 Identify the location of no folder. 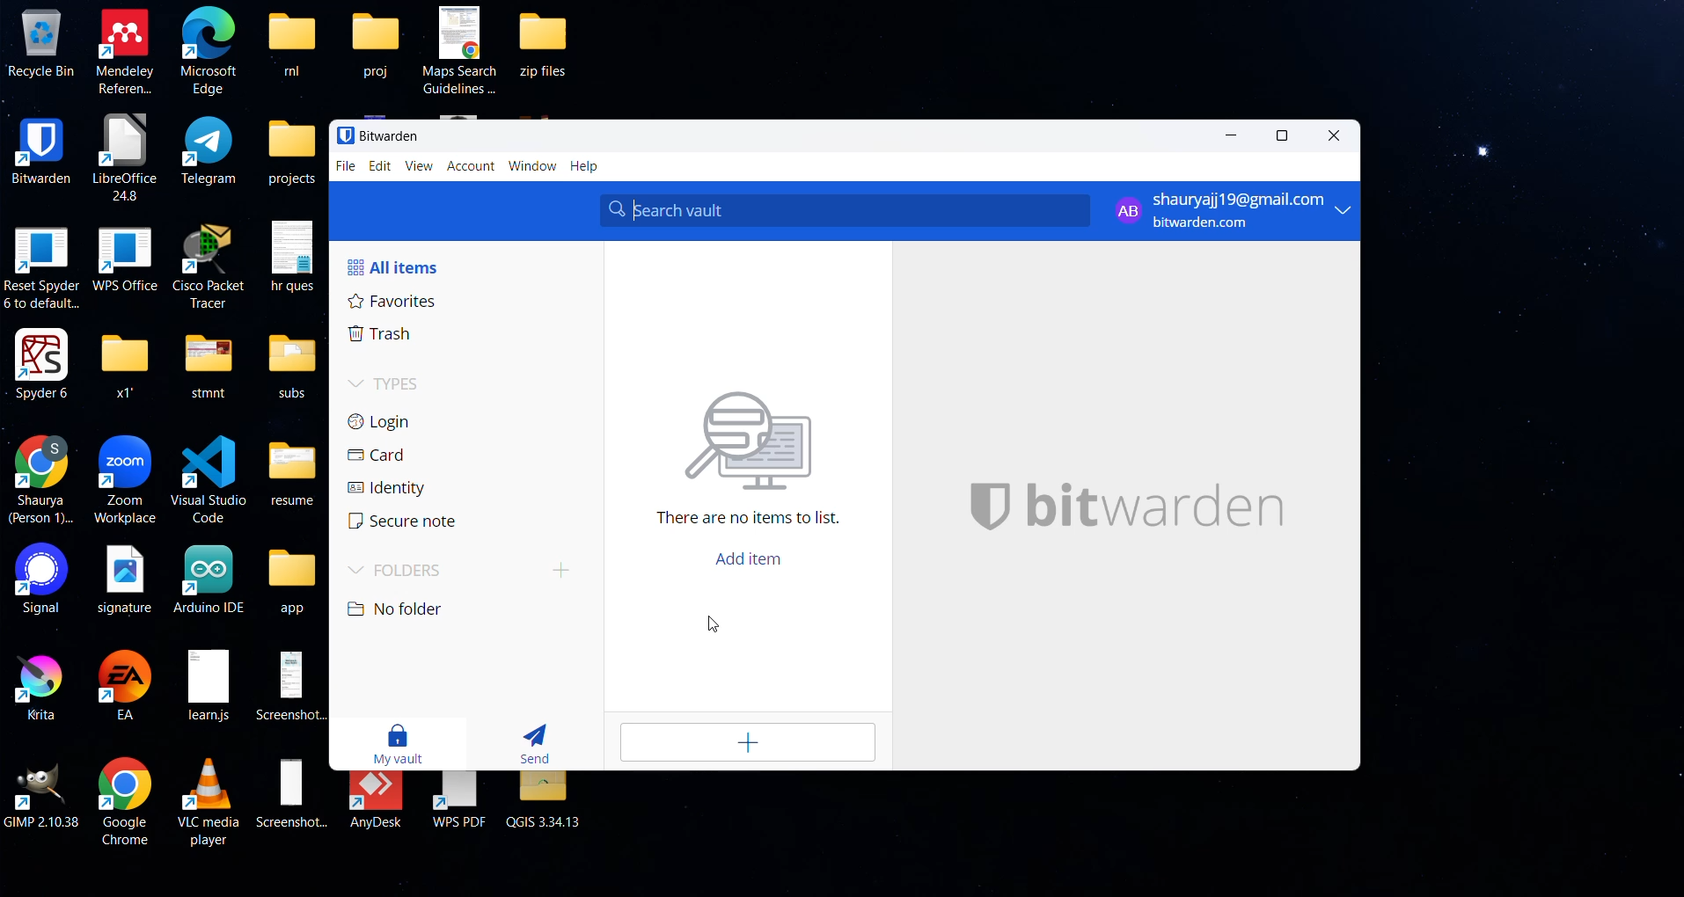
(401, 612).